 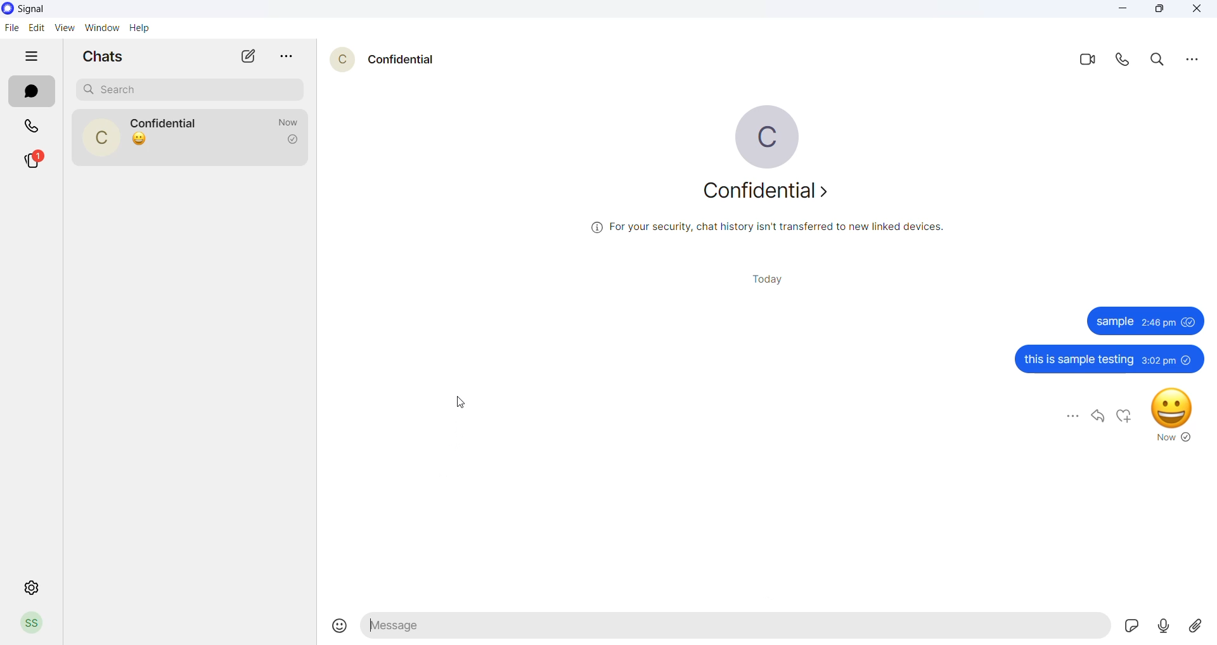 I want to click on file, so click(x=11, y=29).